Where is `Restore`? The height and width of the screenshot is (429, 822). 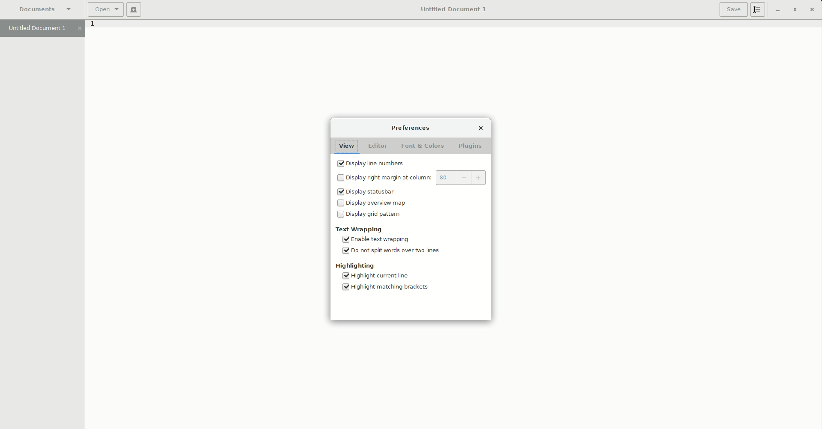
Restore is located at coordinates (793, 10).